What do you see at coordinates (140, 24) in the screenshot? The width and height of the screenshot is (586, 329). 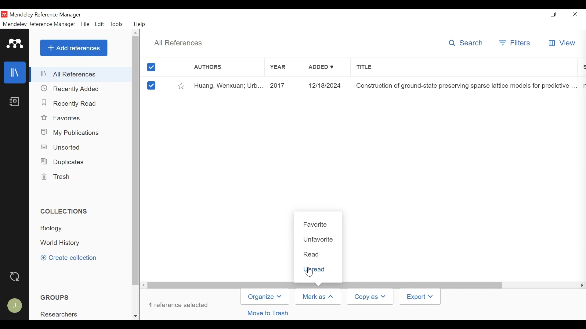 I see `Help` at bounding box center [140, 24].